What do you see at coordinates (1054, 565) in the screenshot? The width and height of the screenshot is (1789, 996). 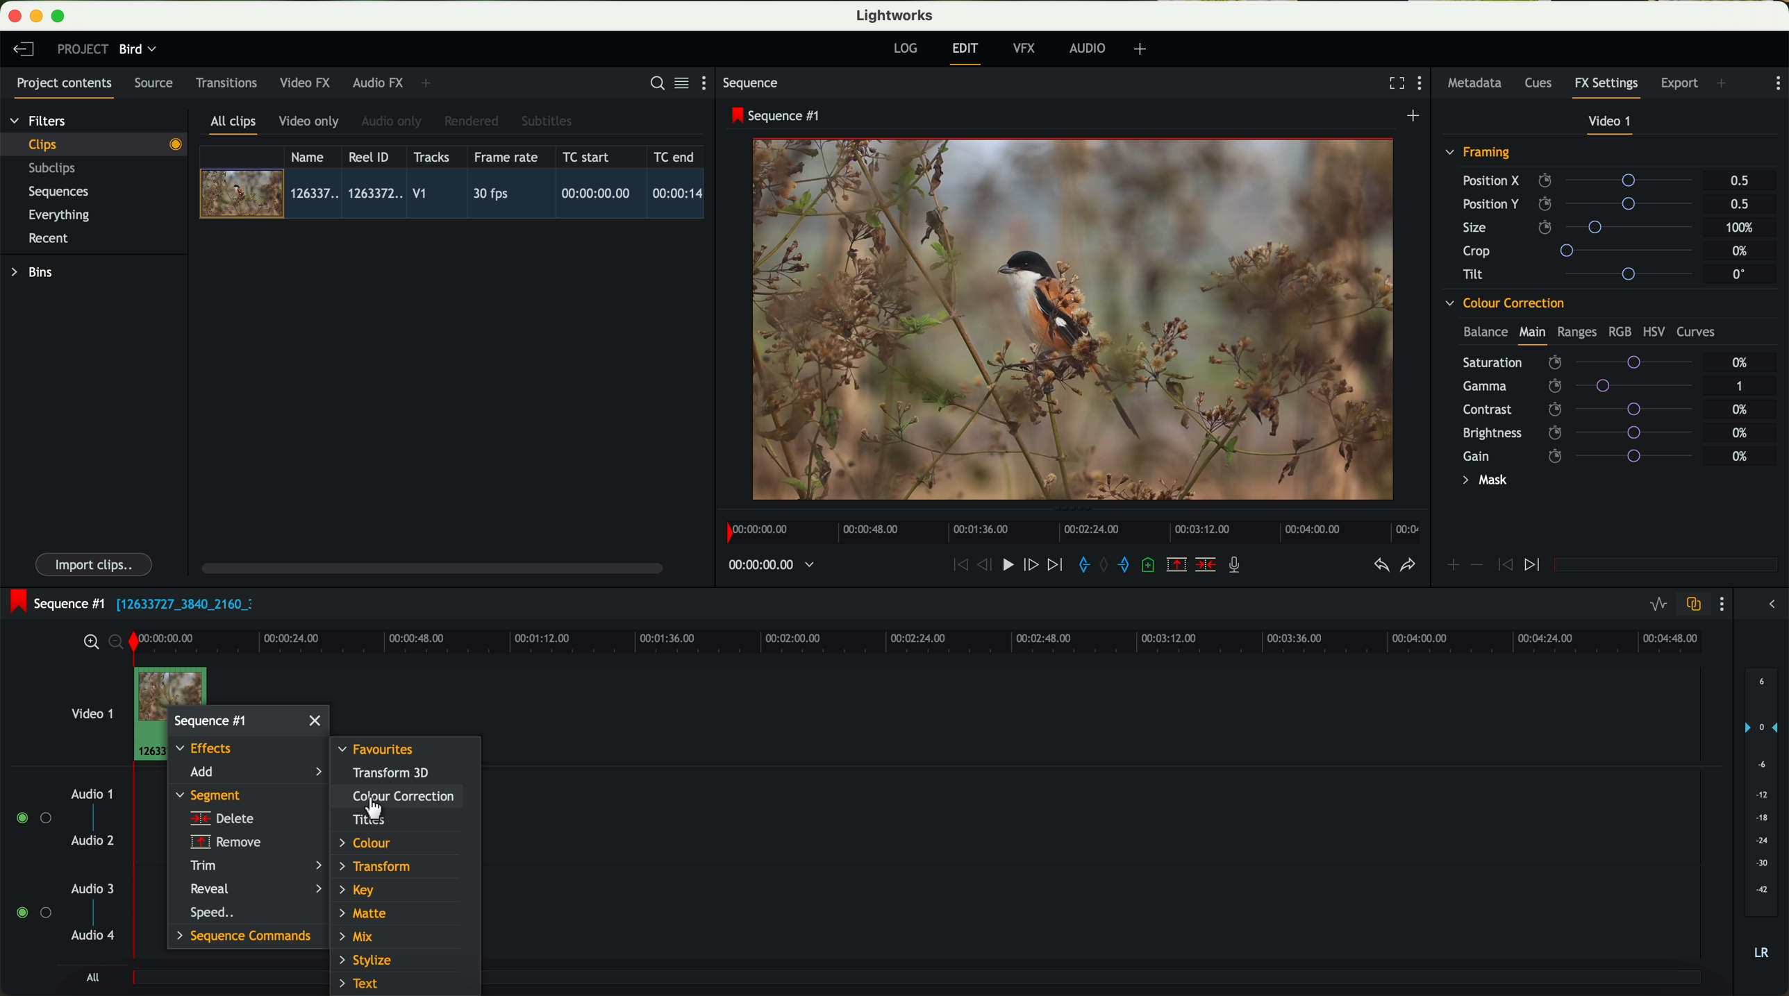 I see `move foward` at bounding box center [1054, 565].